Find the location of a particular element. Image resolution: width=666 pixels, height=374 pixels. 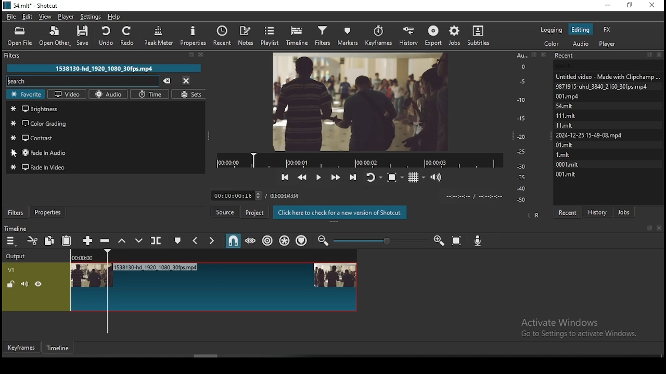

project is located at coordinates (254, 212).